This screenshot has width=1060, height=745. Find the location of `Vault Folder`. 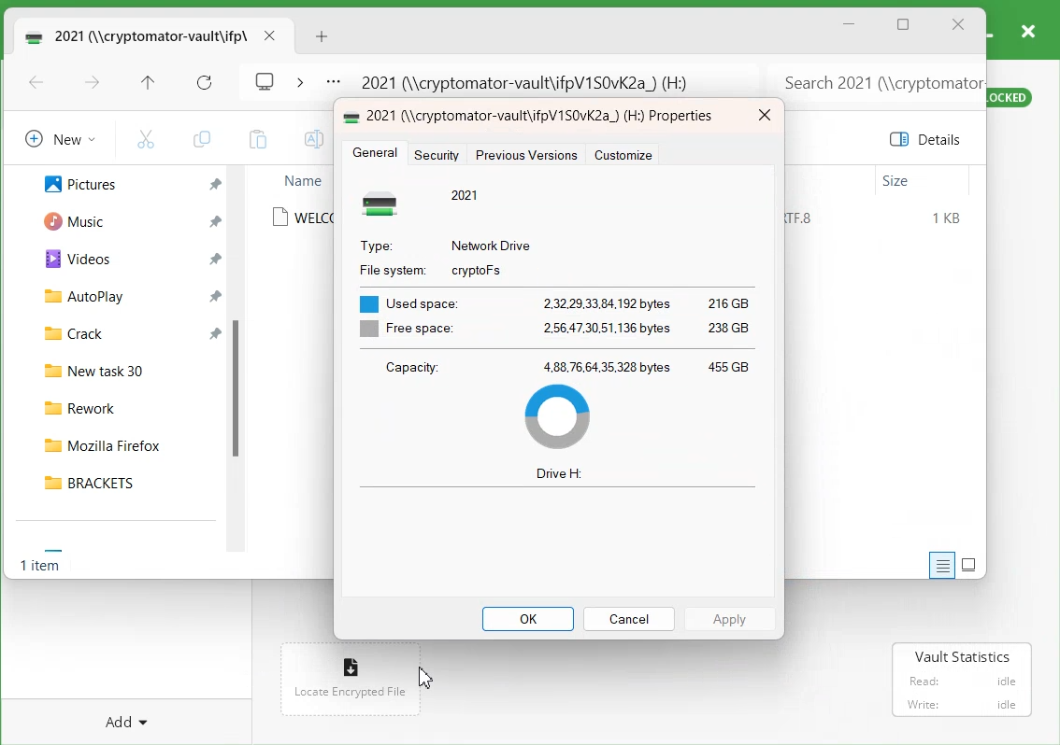

Vault Folder is located at coordinates (133, 35).